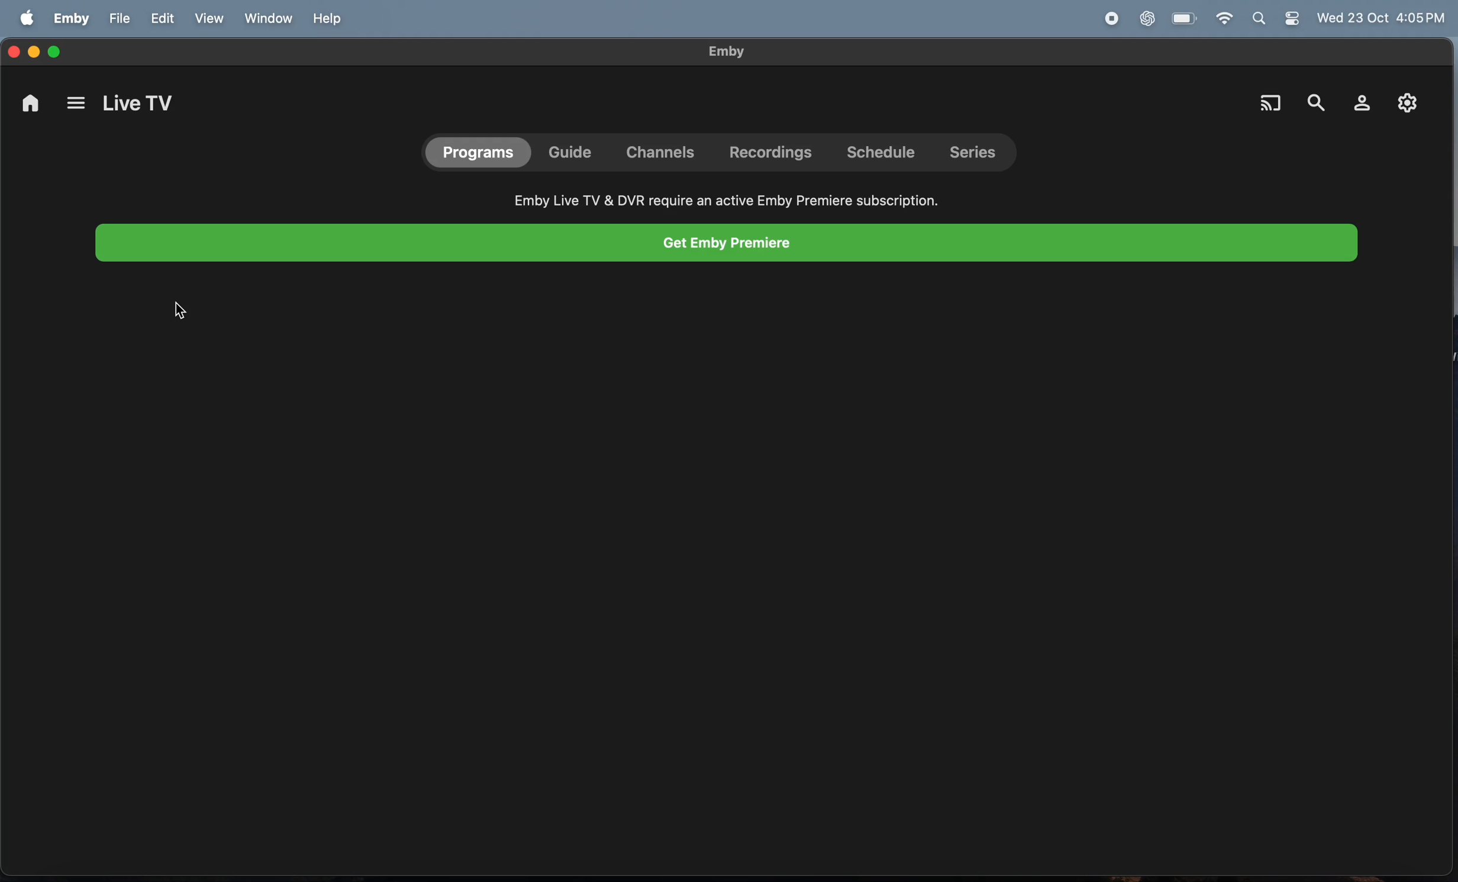 The height and width of the screenshot is (882, 1458). Describe the element at coordinates (1280, 20) in the screenshot. I see `apple widgets` at that location.